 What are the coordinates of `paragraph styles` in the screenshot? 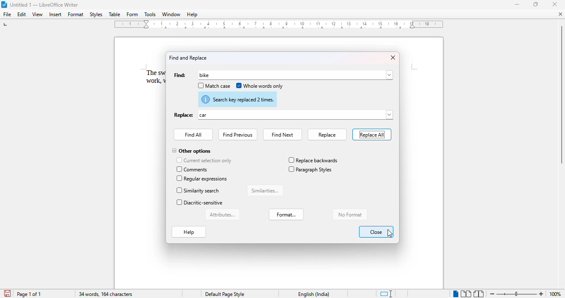 It's located at (310, 169).